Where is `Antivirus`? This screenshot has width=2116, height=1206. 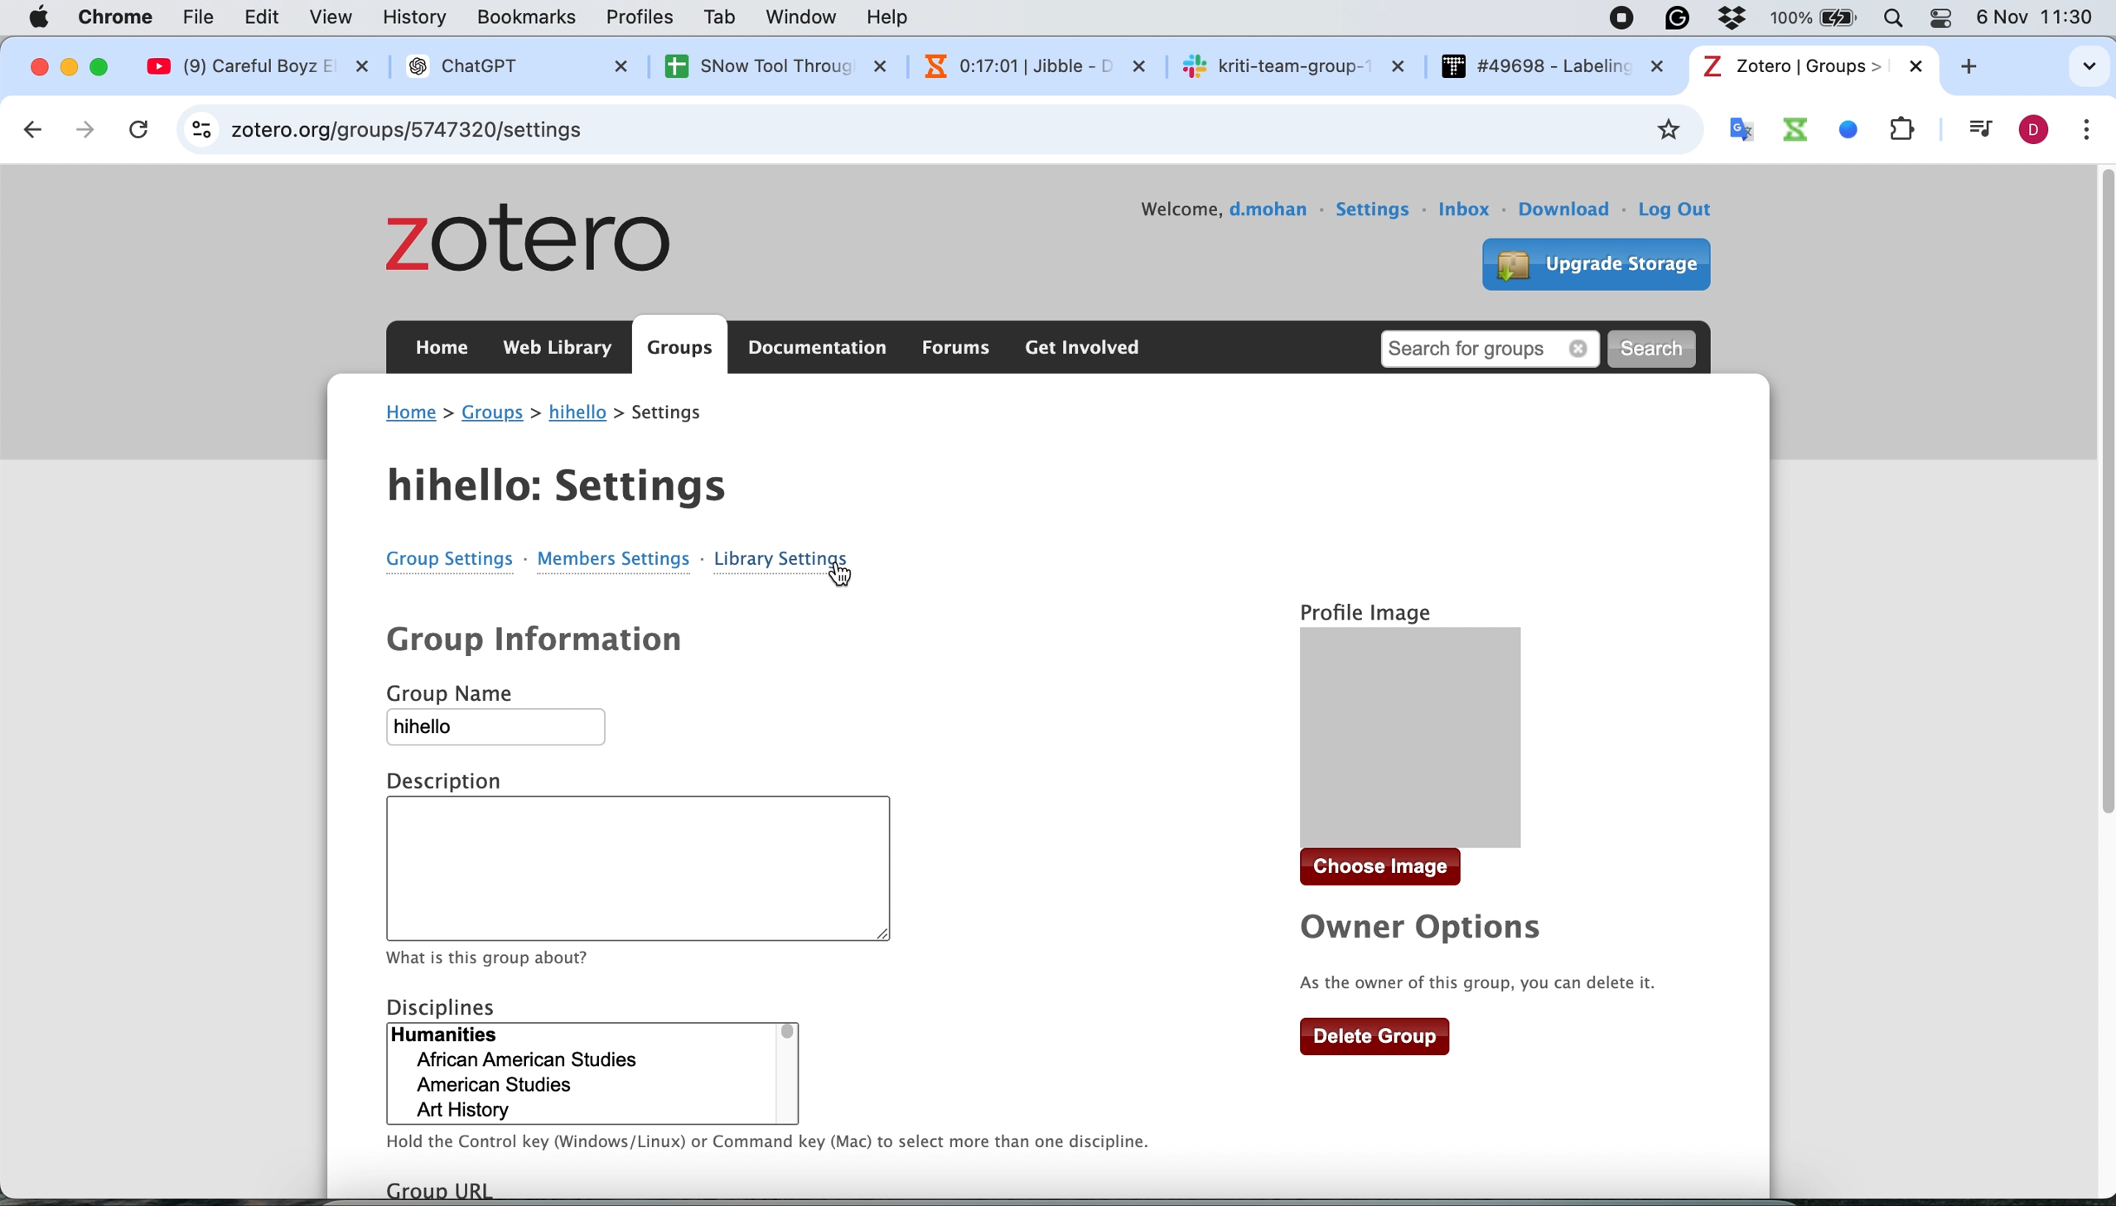 Antivirus is located at coordinates (1740, 16).